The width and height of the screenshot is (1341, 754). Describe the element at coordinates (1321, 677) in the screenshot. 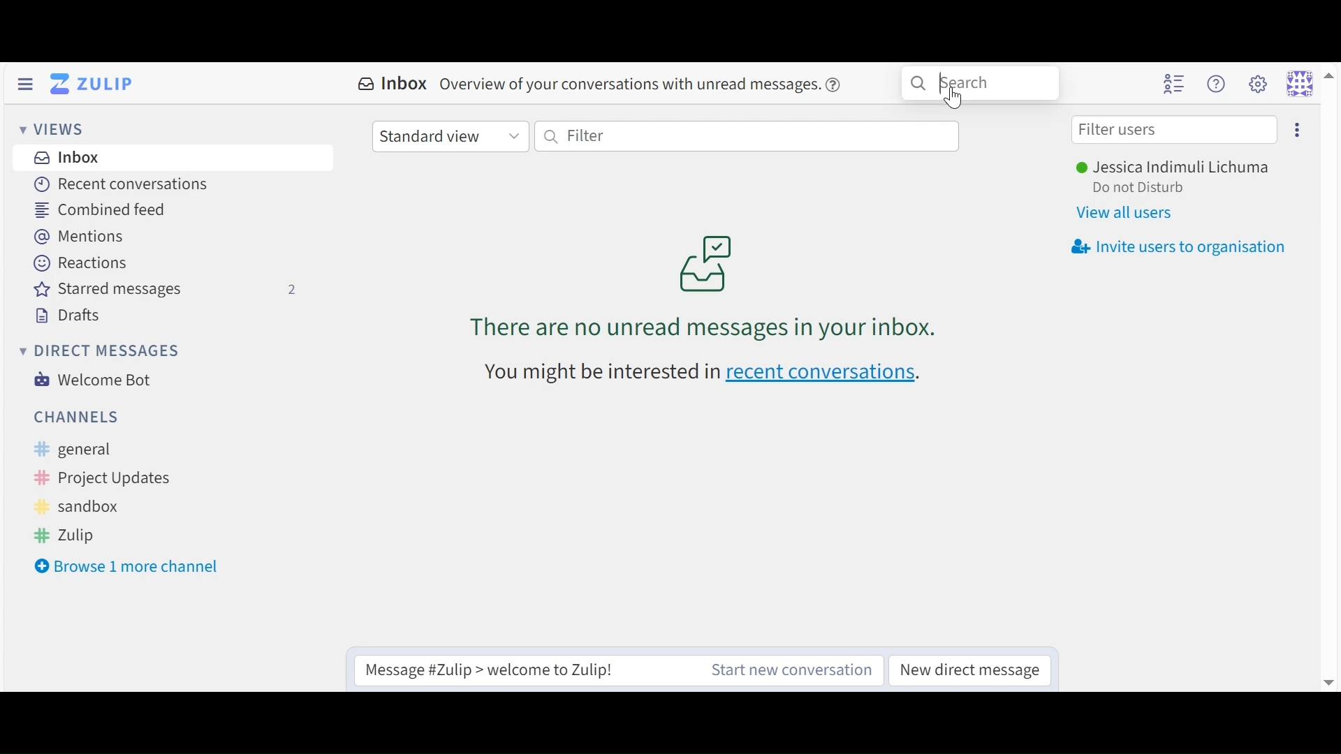

I see `Down` at that location.